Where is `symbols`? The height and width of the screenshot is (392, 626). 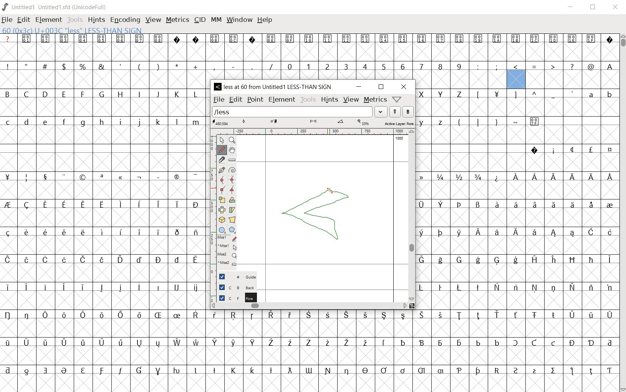
symbols is located at coordinates (536, 65).